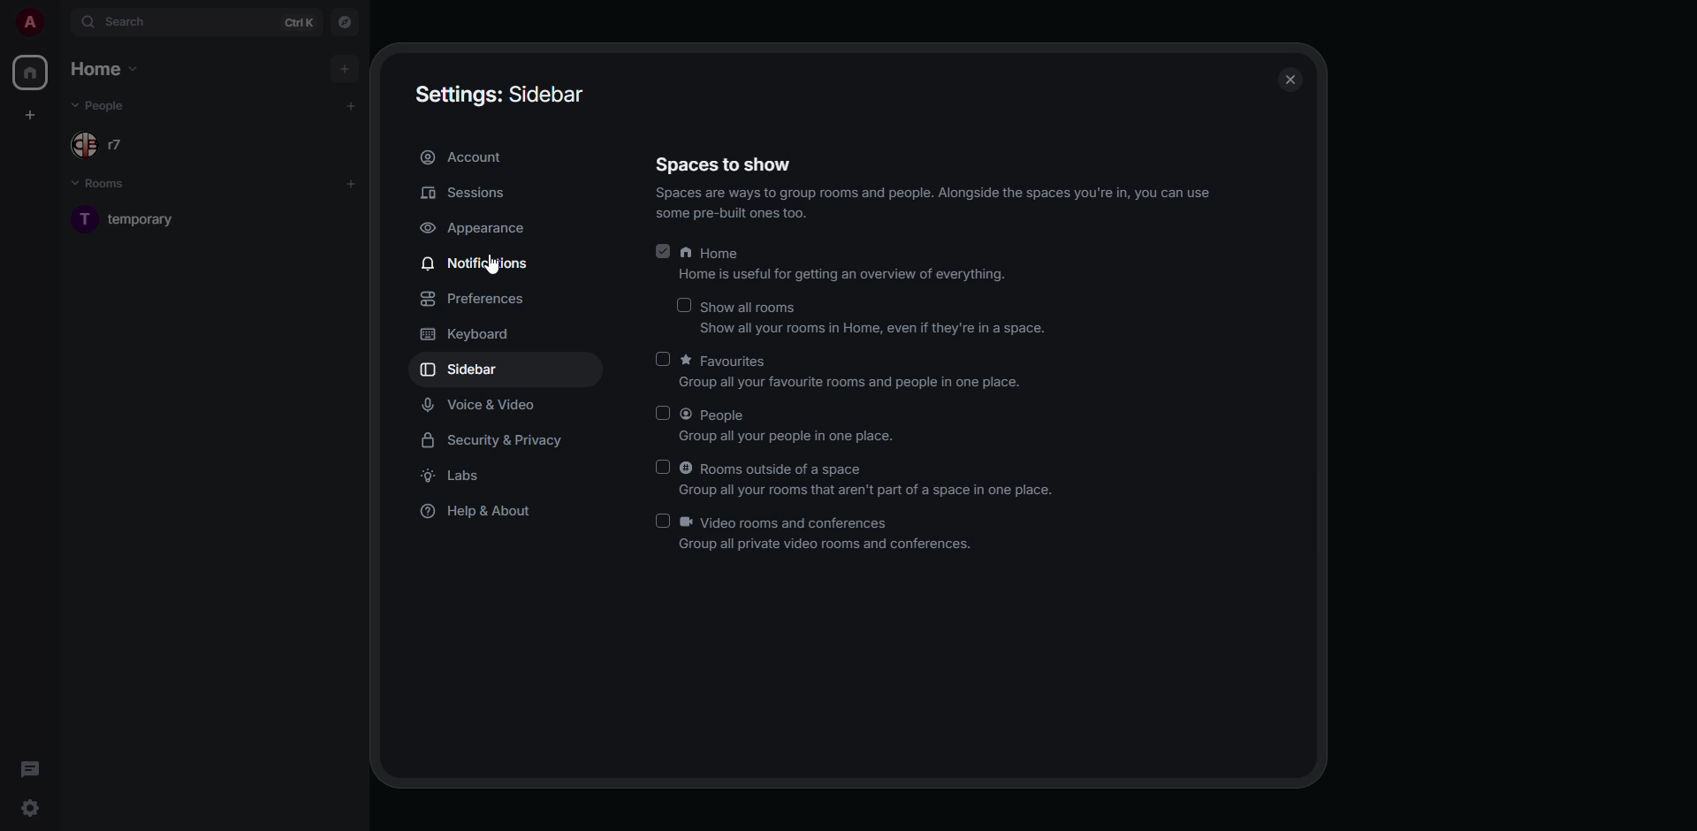  I want to click on labs, so click(456, 480).